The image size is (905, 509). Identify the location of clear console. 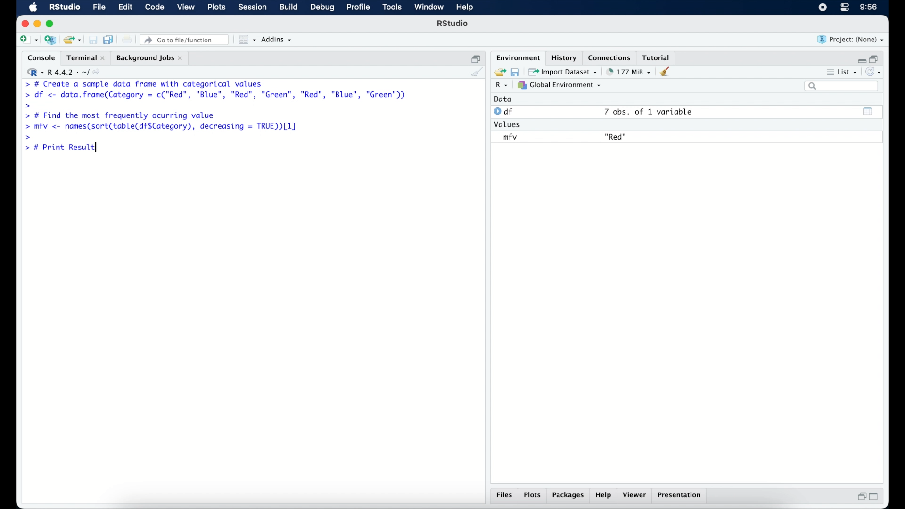
(477, 72).